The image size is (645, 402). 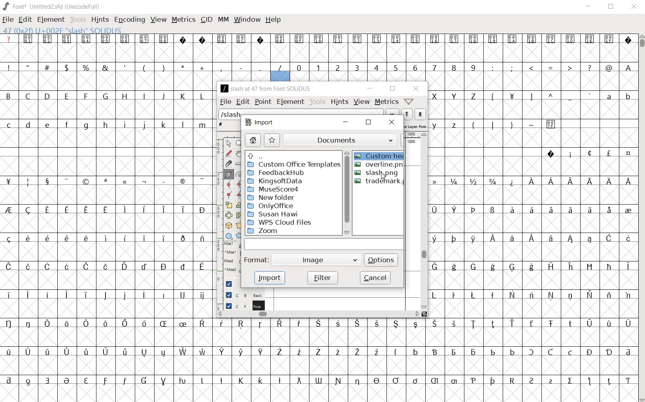 What do you see at coordinates (268, 231) in the screenshot?
I see `Zoom` at bounding box center [268, 231].